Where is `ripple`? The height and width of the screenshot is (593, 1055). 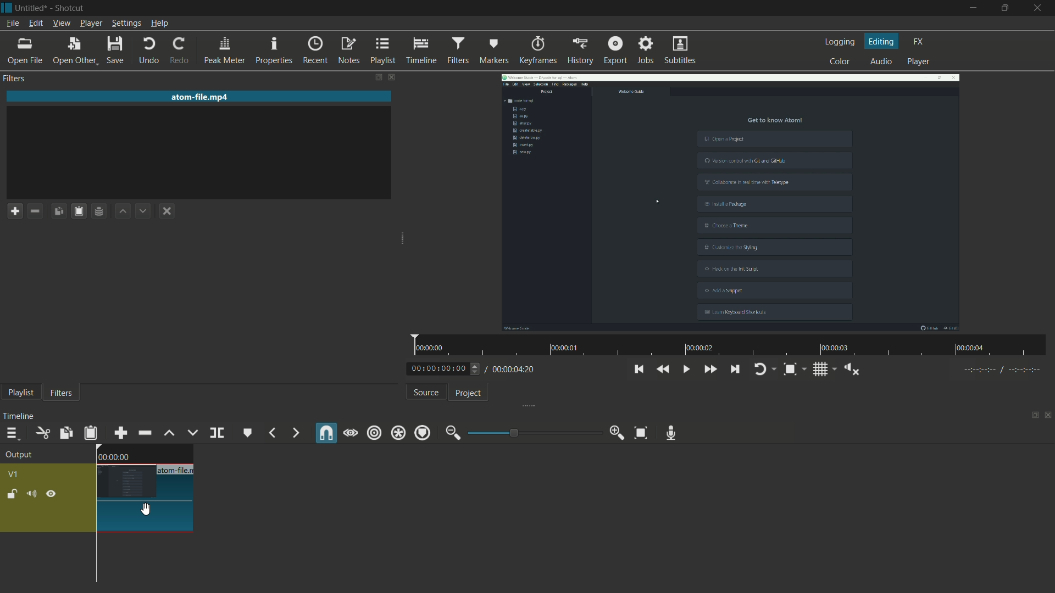
ripple is located at coordinates (374, 433).